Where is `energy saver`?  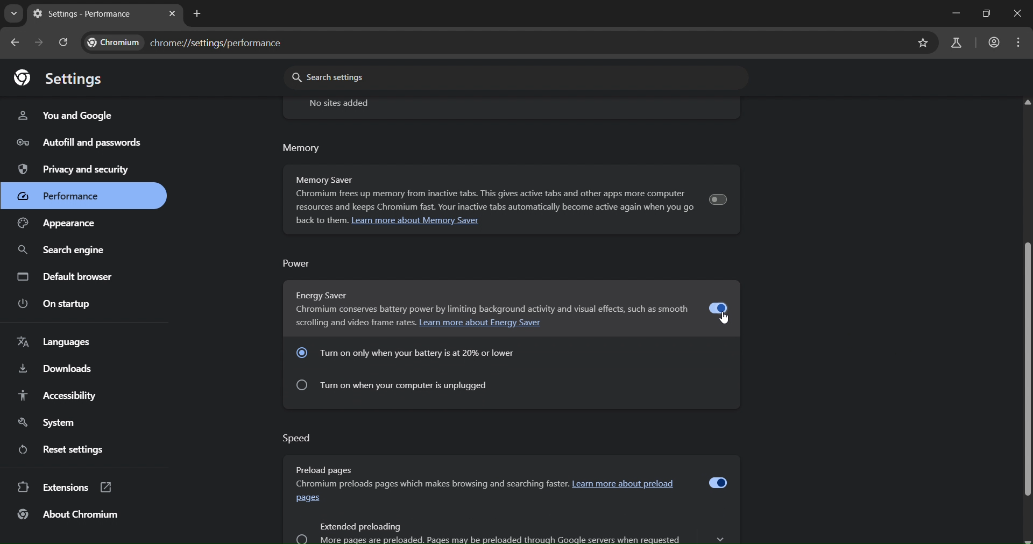
energy saver is located at coordinates (348, 295).